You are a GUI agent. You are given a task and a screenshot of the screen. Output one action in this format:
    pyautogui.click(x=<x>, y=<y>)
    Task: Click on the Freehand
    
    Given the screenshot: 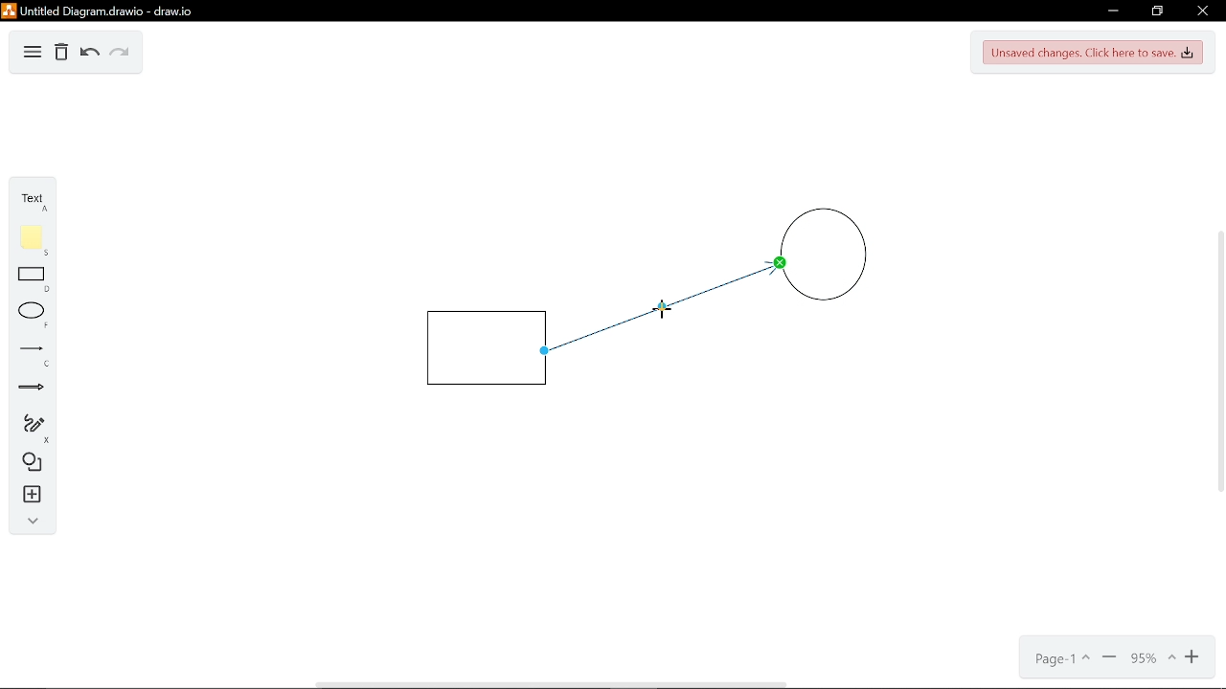 What is the action you would take?
    pyautogui.click(x=27, y=426)
    